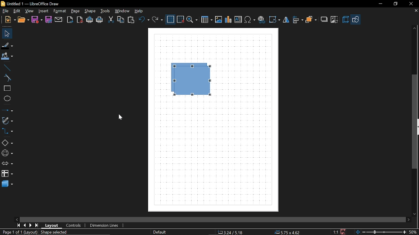 The image size is (419, 235). I want to click on Horizontal scroll bar, so click(251, 220).